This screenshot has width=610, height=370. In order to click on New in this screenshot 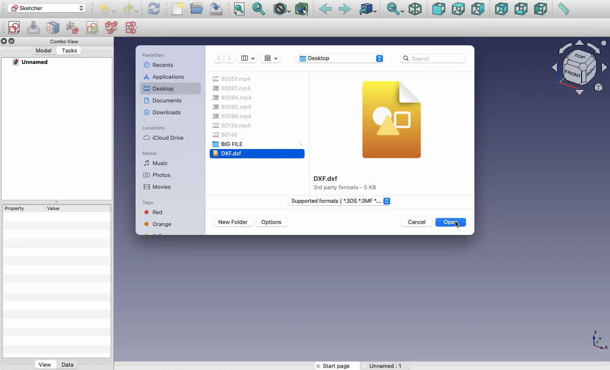, I will do `click(177, 8)`.